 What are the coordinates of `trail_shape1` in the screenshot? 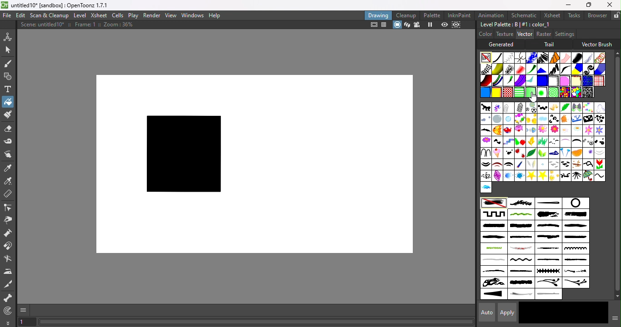 It's located at (520, 295).